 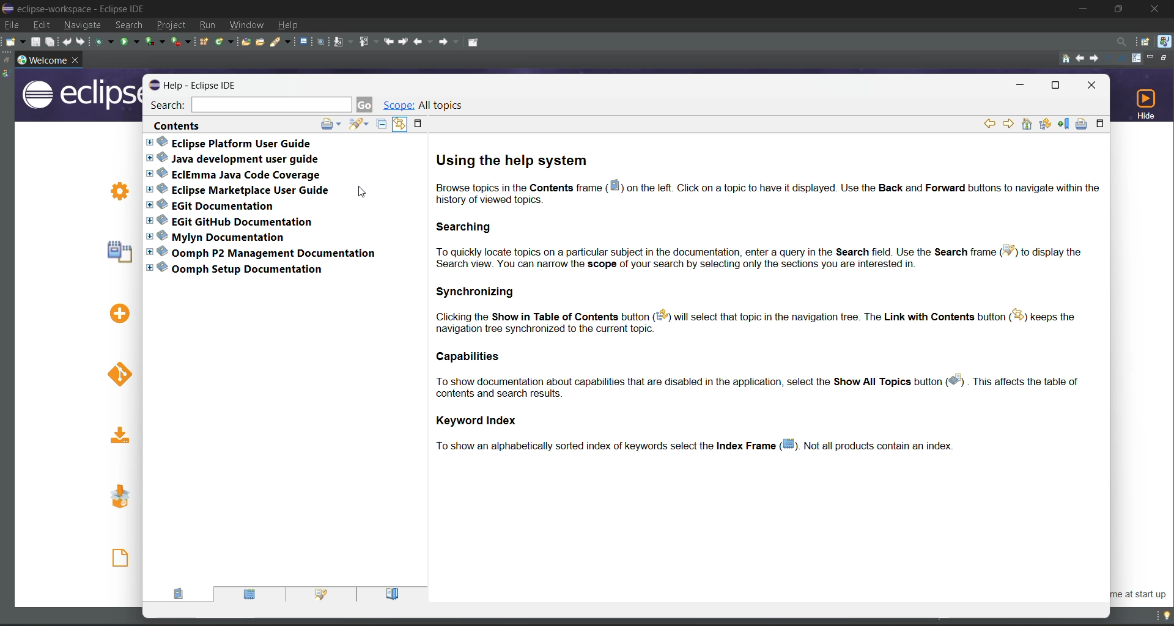 What do you see at coordinates (130, 42) in the screenshot?
I see `run` at bounding box center [130, 42].